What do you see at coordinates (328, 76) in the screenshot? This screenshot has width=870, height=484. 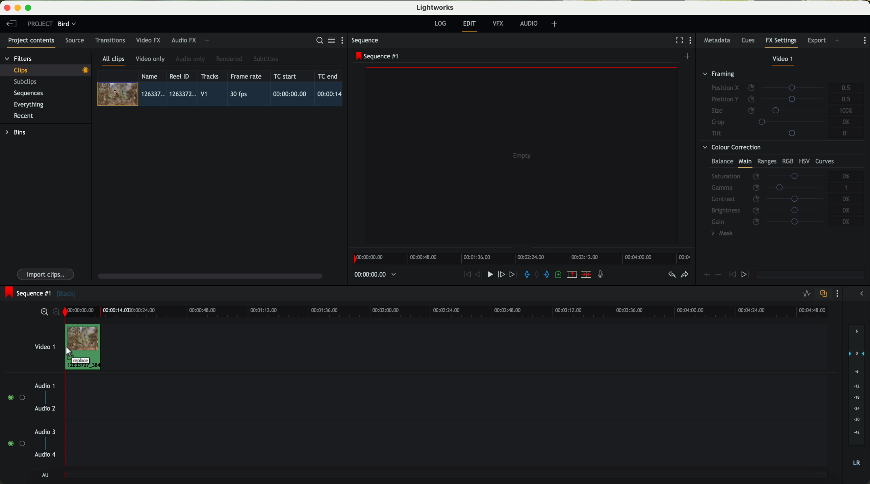 I see `TC end` at bounding box center [328, 76].